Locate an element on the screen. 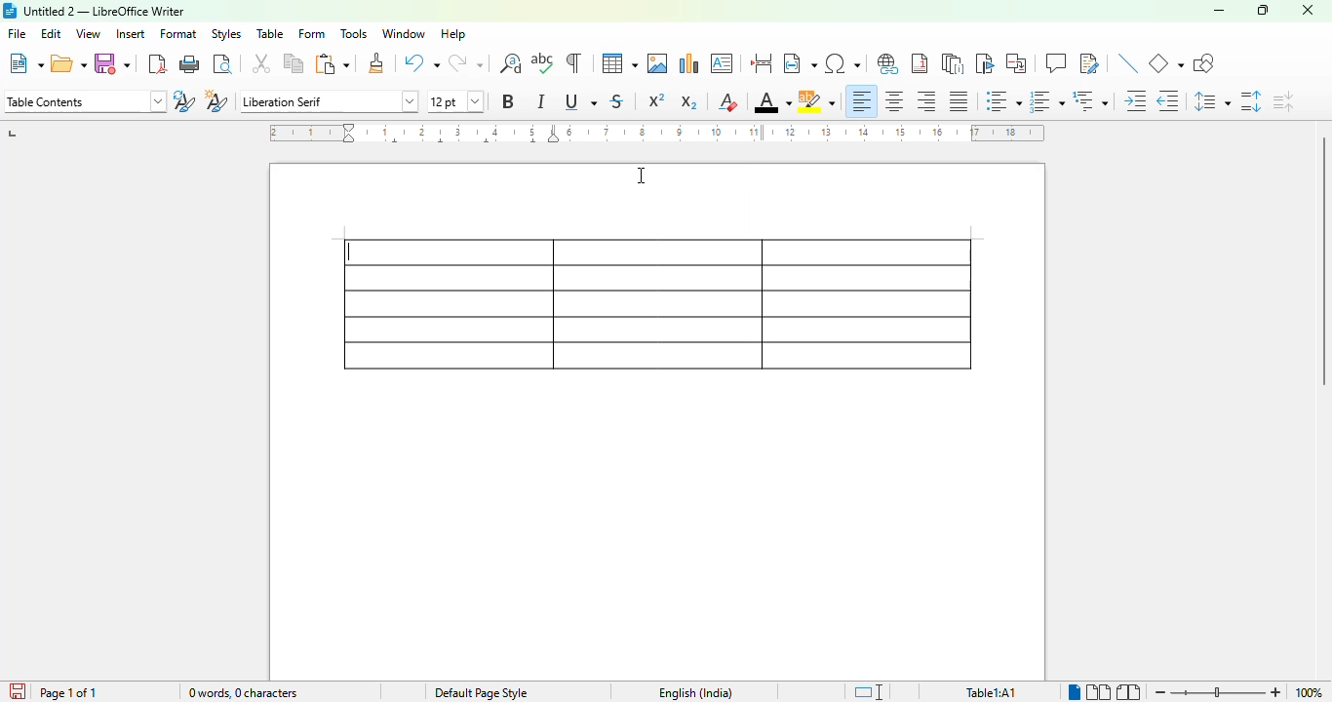  open is located at coordinates (69, 62).